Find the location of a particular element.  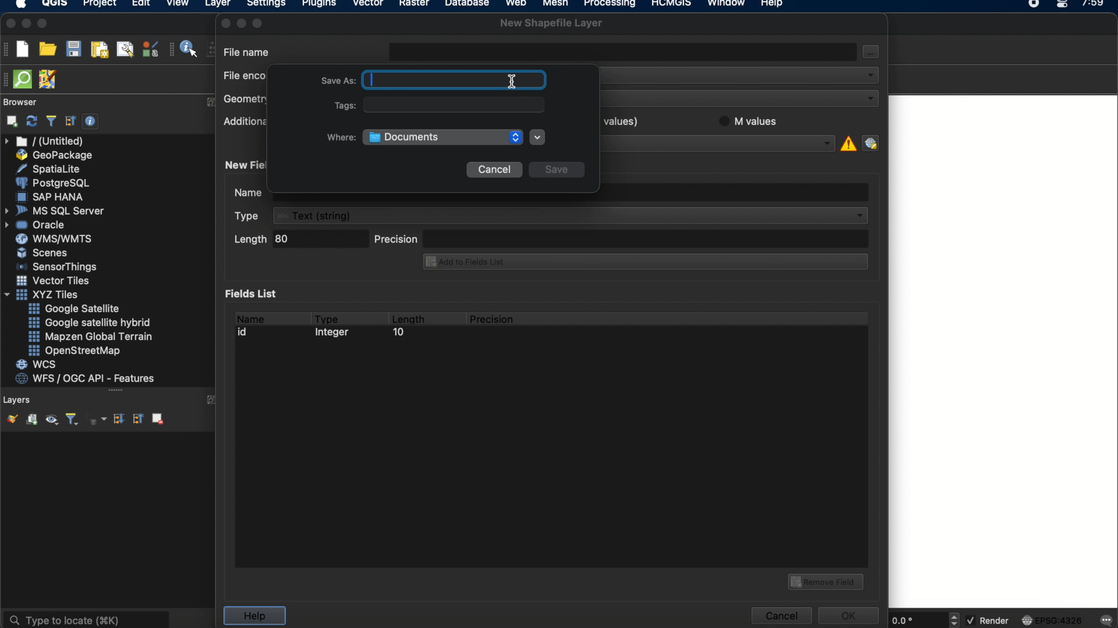

show layout is located at coordinates (125, 49).